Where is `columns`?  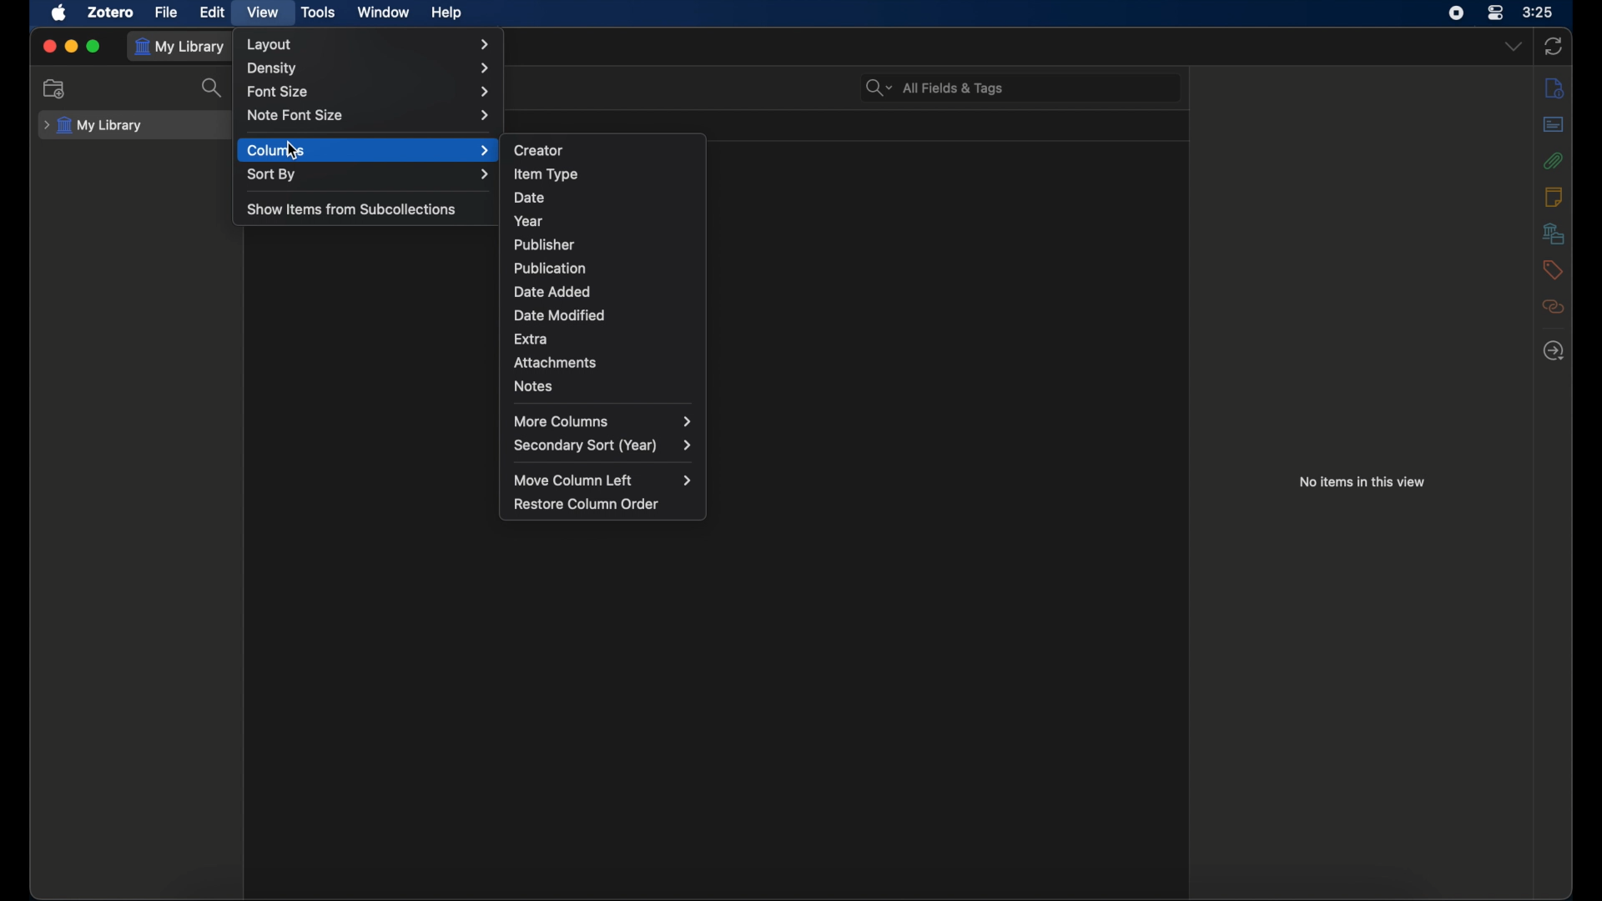 columns is located at coordinates (370, 150).